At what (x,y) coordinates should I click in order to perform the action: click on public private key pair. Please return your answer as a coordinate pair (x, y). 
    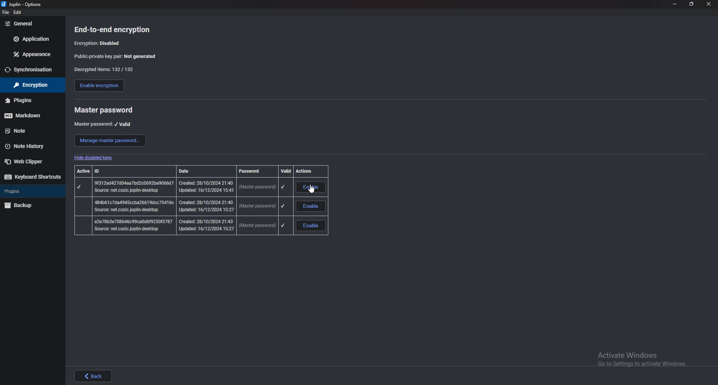
    Looking at the image, I should click on (114, 56).